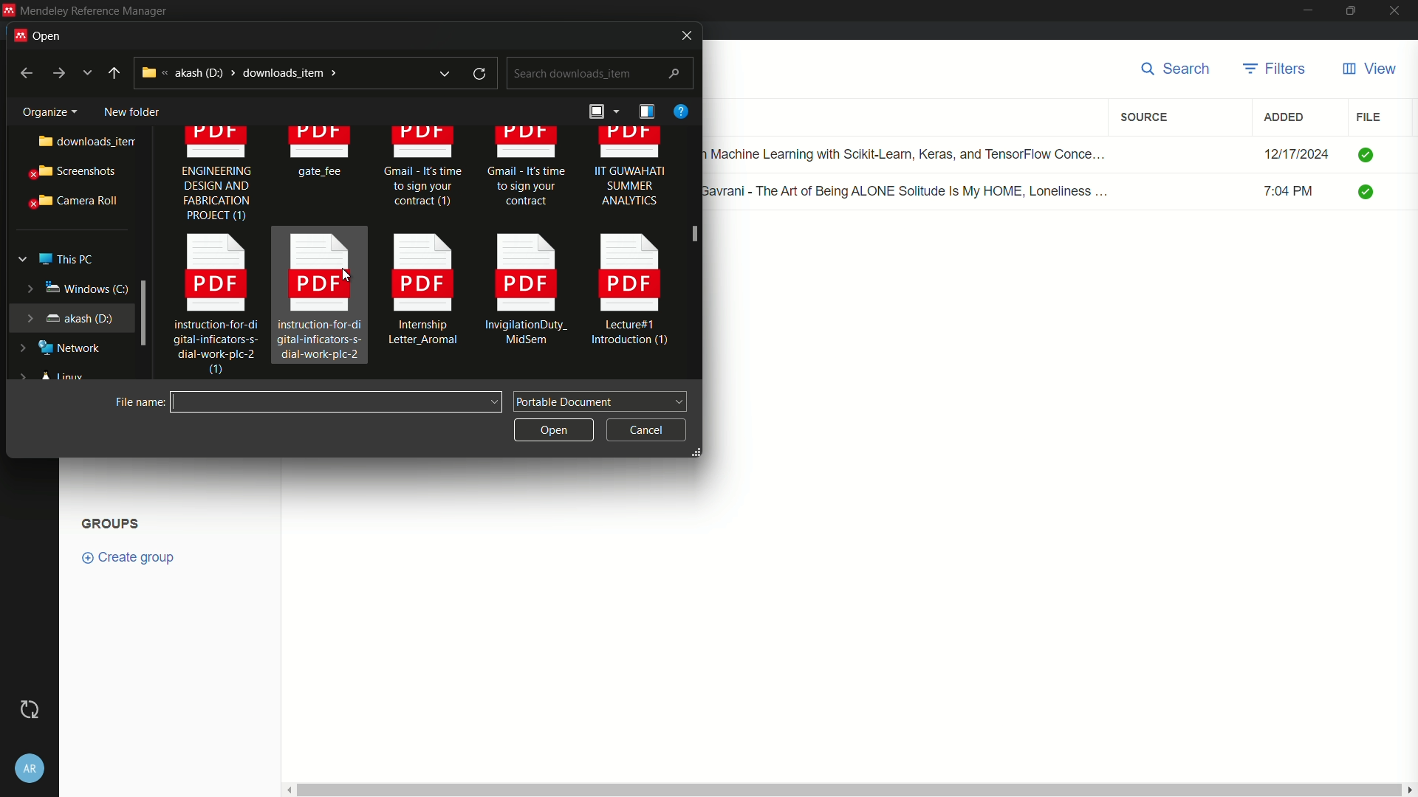 This screenshot has width=1418, height=797. Describe the element at coordinates (527, 293) in the screenshot. I see `InvigilationDuty_
[EE` at that location.